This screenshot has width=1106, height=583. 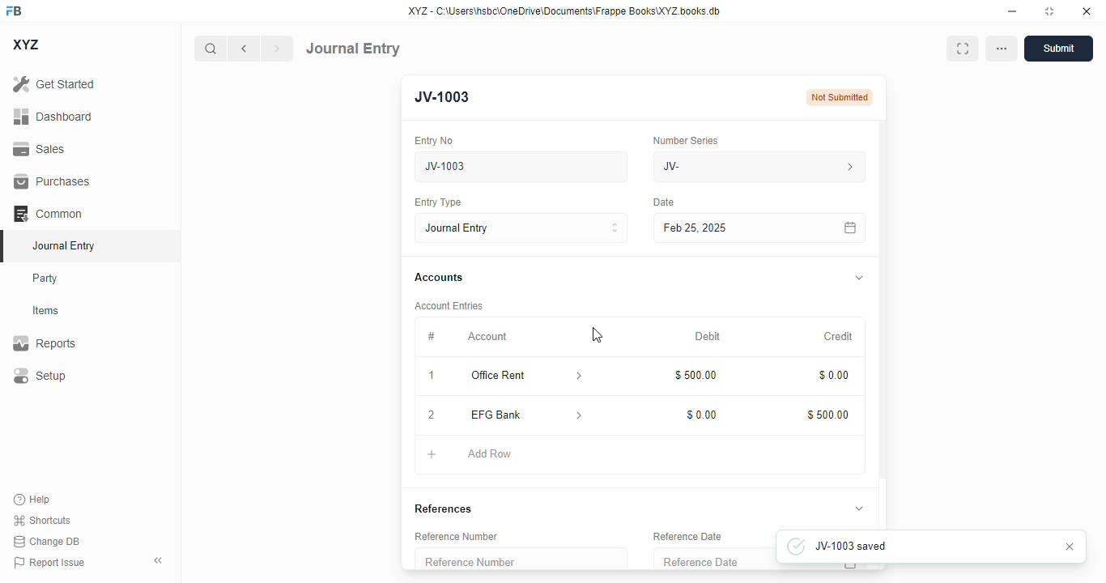 What do you see at coordinates (436, 202) in the screenshot?
I see `entry type` at bounding box center [436, 202].